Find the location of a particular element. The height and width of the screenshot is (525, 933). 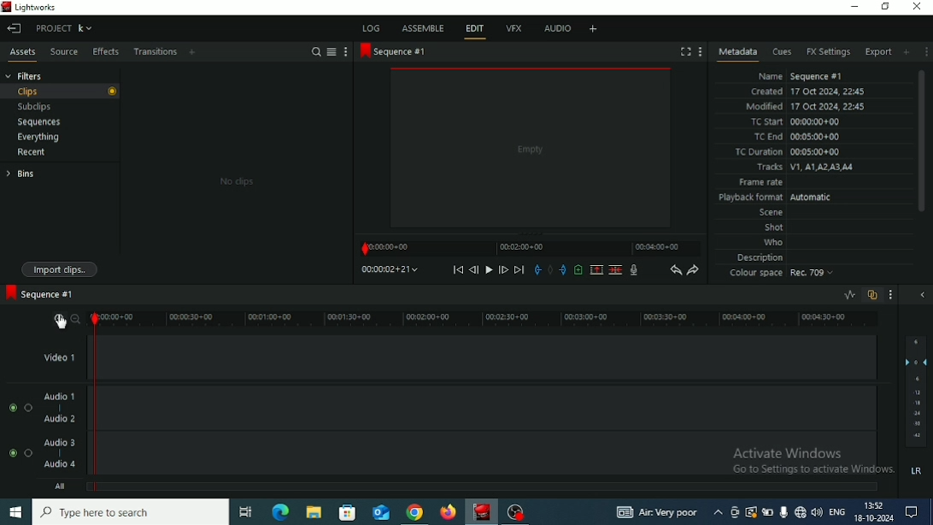

Audio 2 is located at coordinates (59, 419).